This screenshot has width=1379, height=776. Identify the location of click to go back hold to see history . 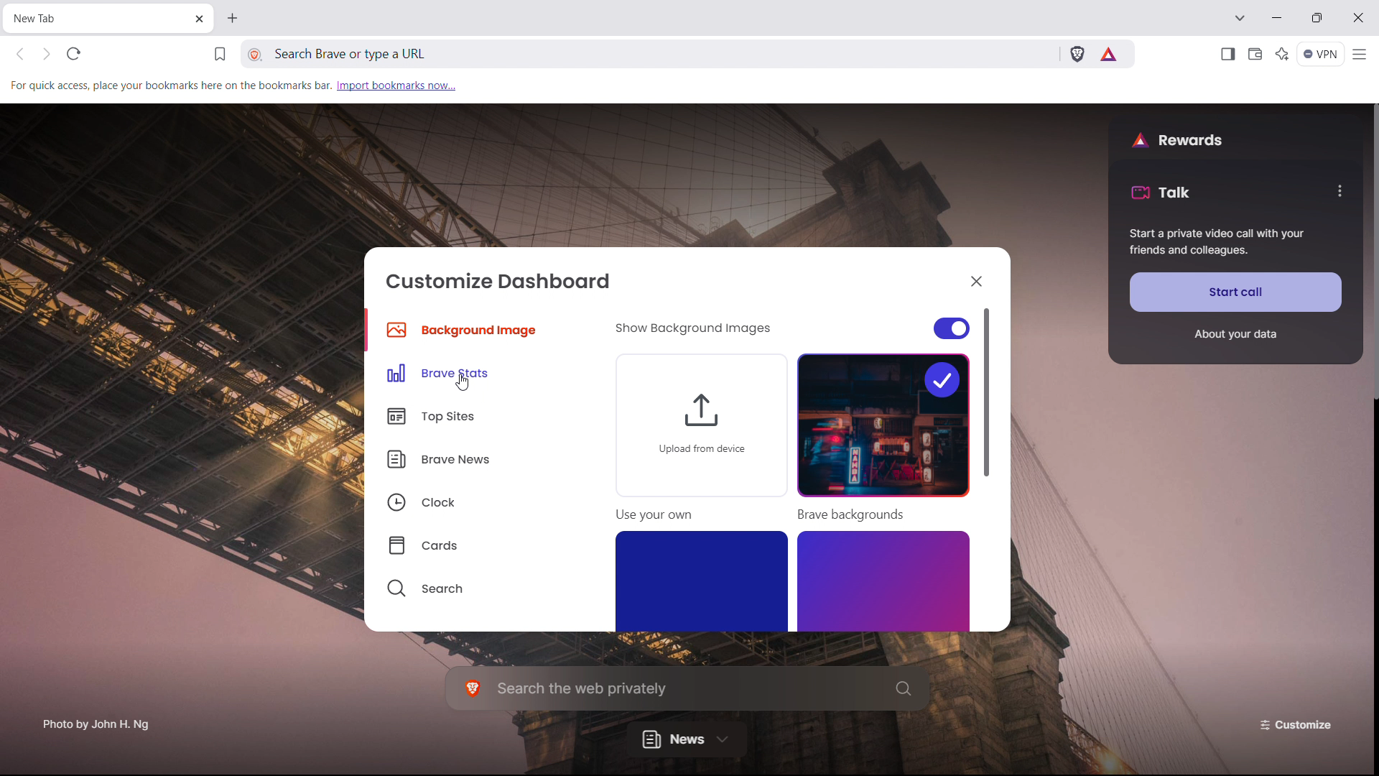
(20, 55).